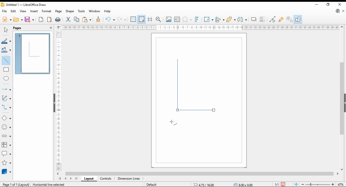 The height and width of the screenshot is (187, 346). I want to click on basic shapes, so click(6, 118).